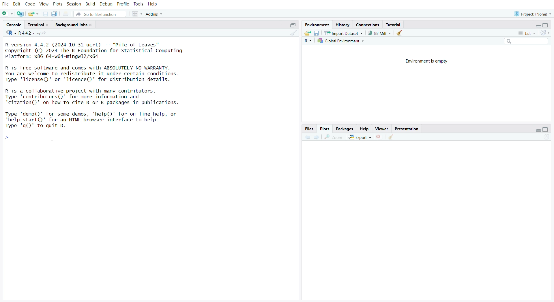 The width and height of the screenshot is (554, 302). What do you see at coordinates (101, 15) in the screenshot?
I see `go to file/function` at bounding box center [101, 15].